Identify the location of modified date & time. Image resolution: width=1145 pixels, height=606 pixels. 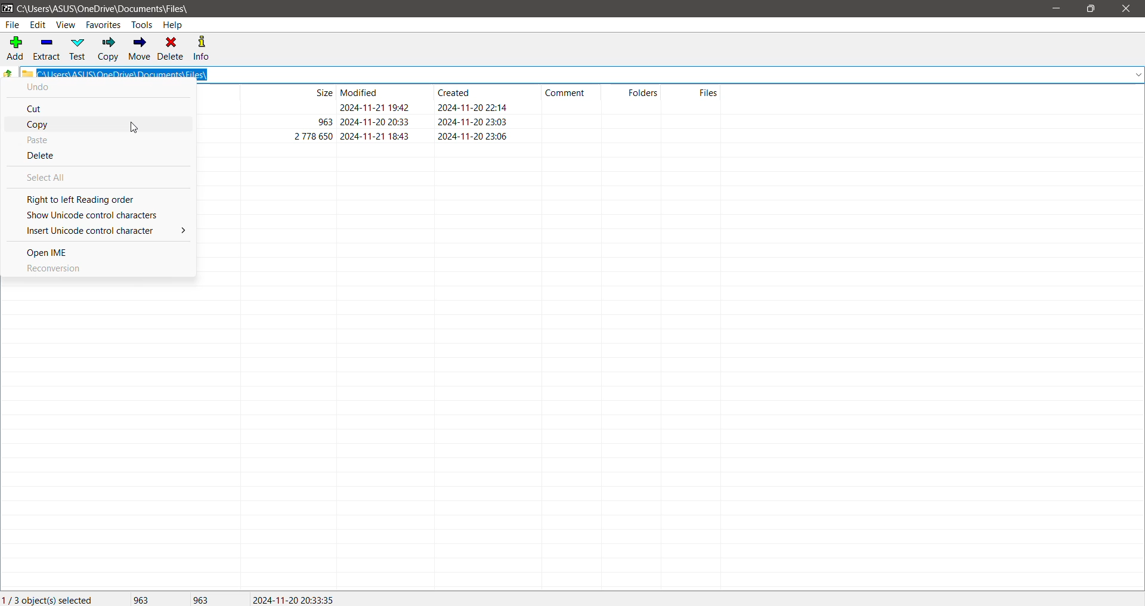
(375, 136).